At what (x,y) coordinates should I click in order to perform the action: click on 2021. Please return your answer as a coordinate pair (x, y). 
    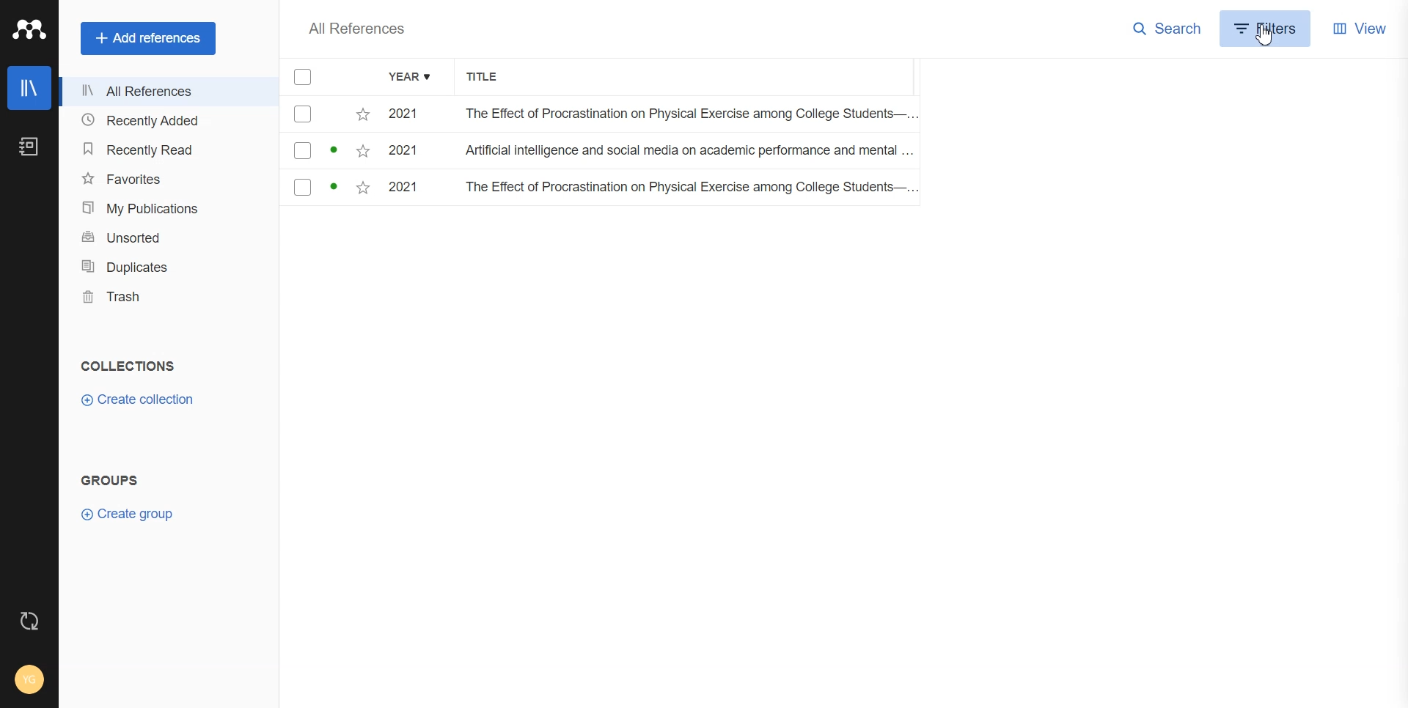
    Looking at the image, I should click on (409, 189).